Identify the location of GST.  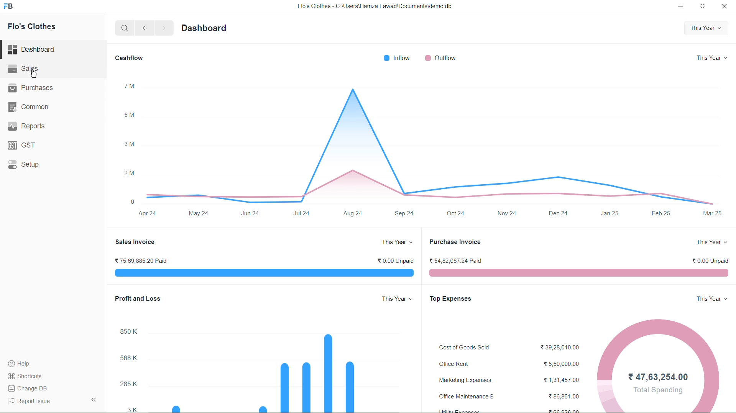
(21, 145).